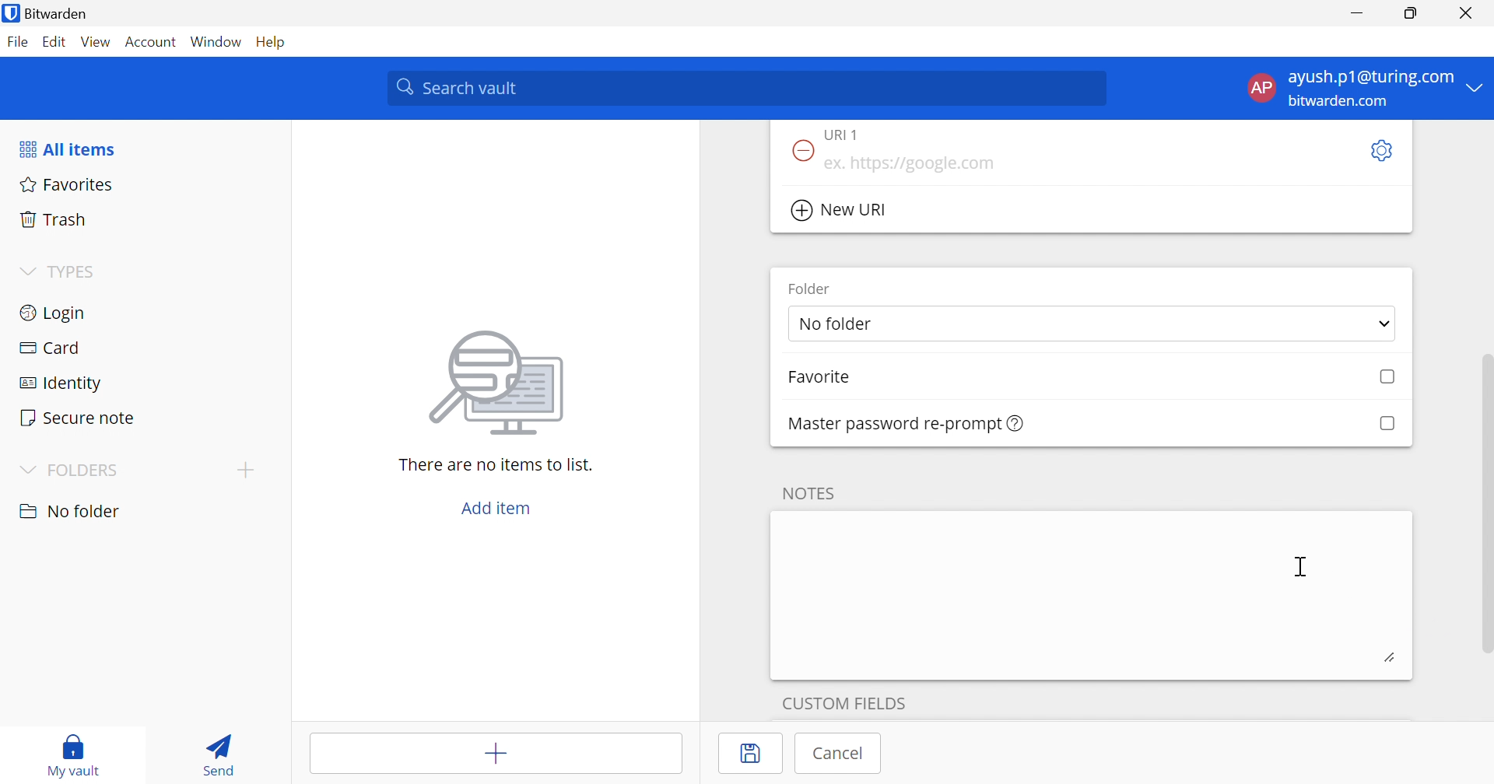  What do you see at coordinates (1412, 13) in the screenshot?
I see `Restore Down` at bounding box center [1412, 13].